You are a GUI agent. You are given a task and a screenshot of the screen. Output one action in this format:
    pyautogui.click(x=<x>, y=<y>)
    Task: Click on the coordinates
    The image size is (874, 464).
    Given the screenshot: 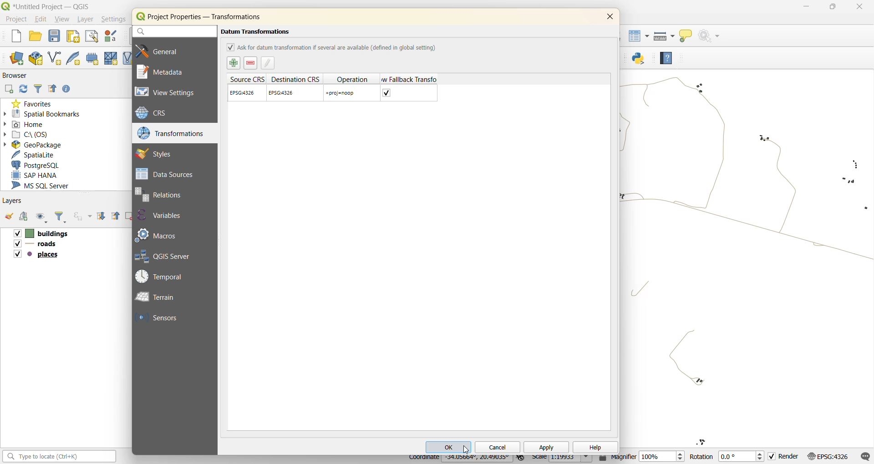 What is the action you would take?
    pyautogui.click(x=459, y=459)
    